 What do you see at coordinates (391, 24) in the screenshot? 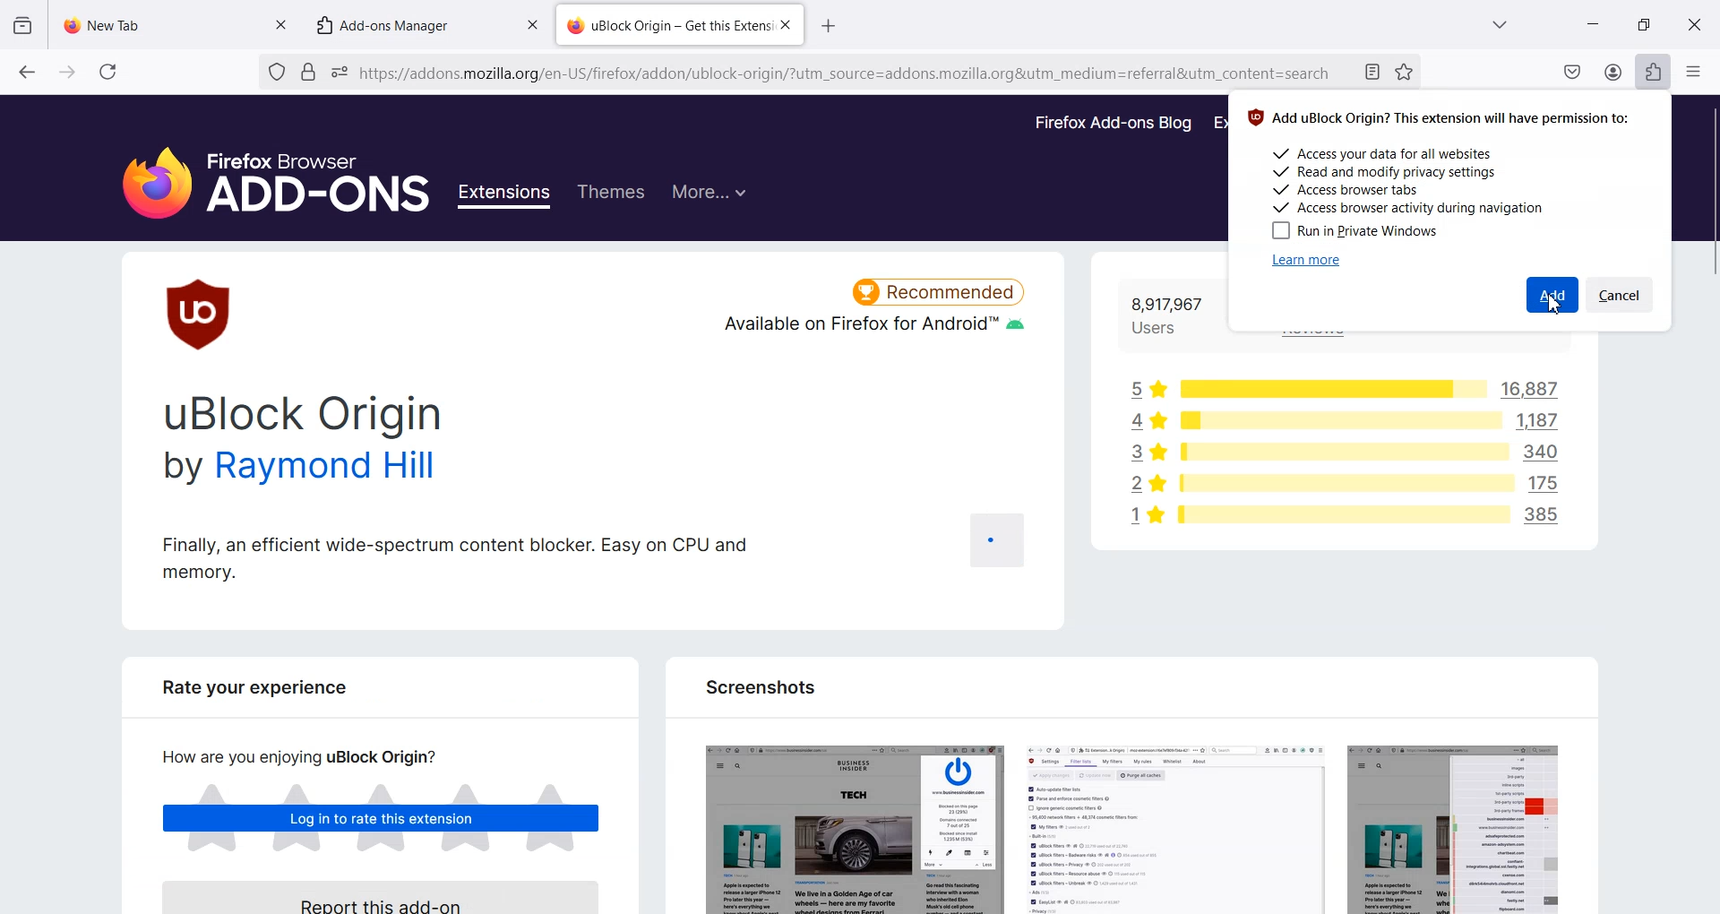
I see `Add-ons Manager` at bounding box center [391, 24].